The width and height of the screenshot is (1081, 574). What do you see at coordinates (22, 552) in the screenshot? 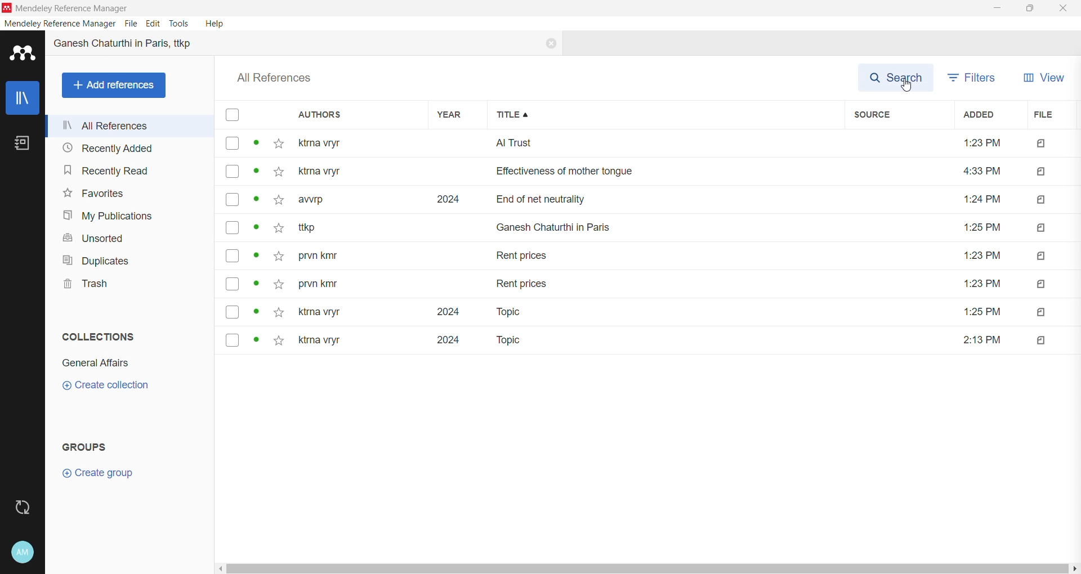
I see `Account and Help` at bounding box center [22, 552].